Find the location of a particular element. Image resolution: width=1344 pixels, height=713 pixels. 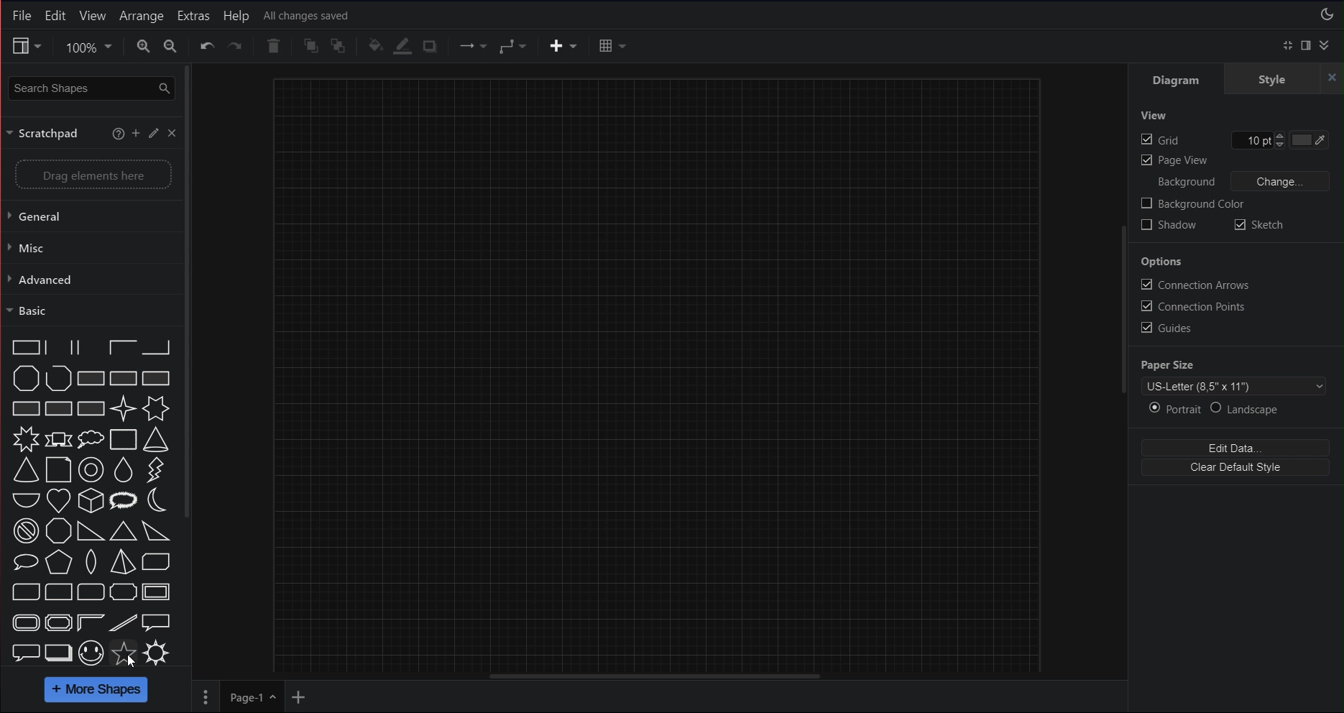

4 point star is located at coordinates (124, 408).